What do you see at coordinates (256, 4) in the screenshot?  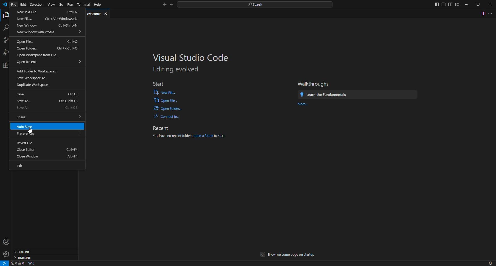 I see `search` at bounding box center [256, 4].